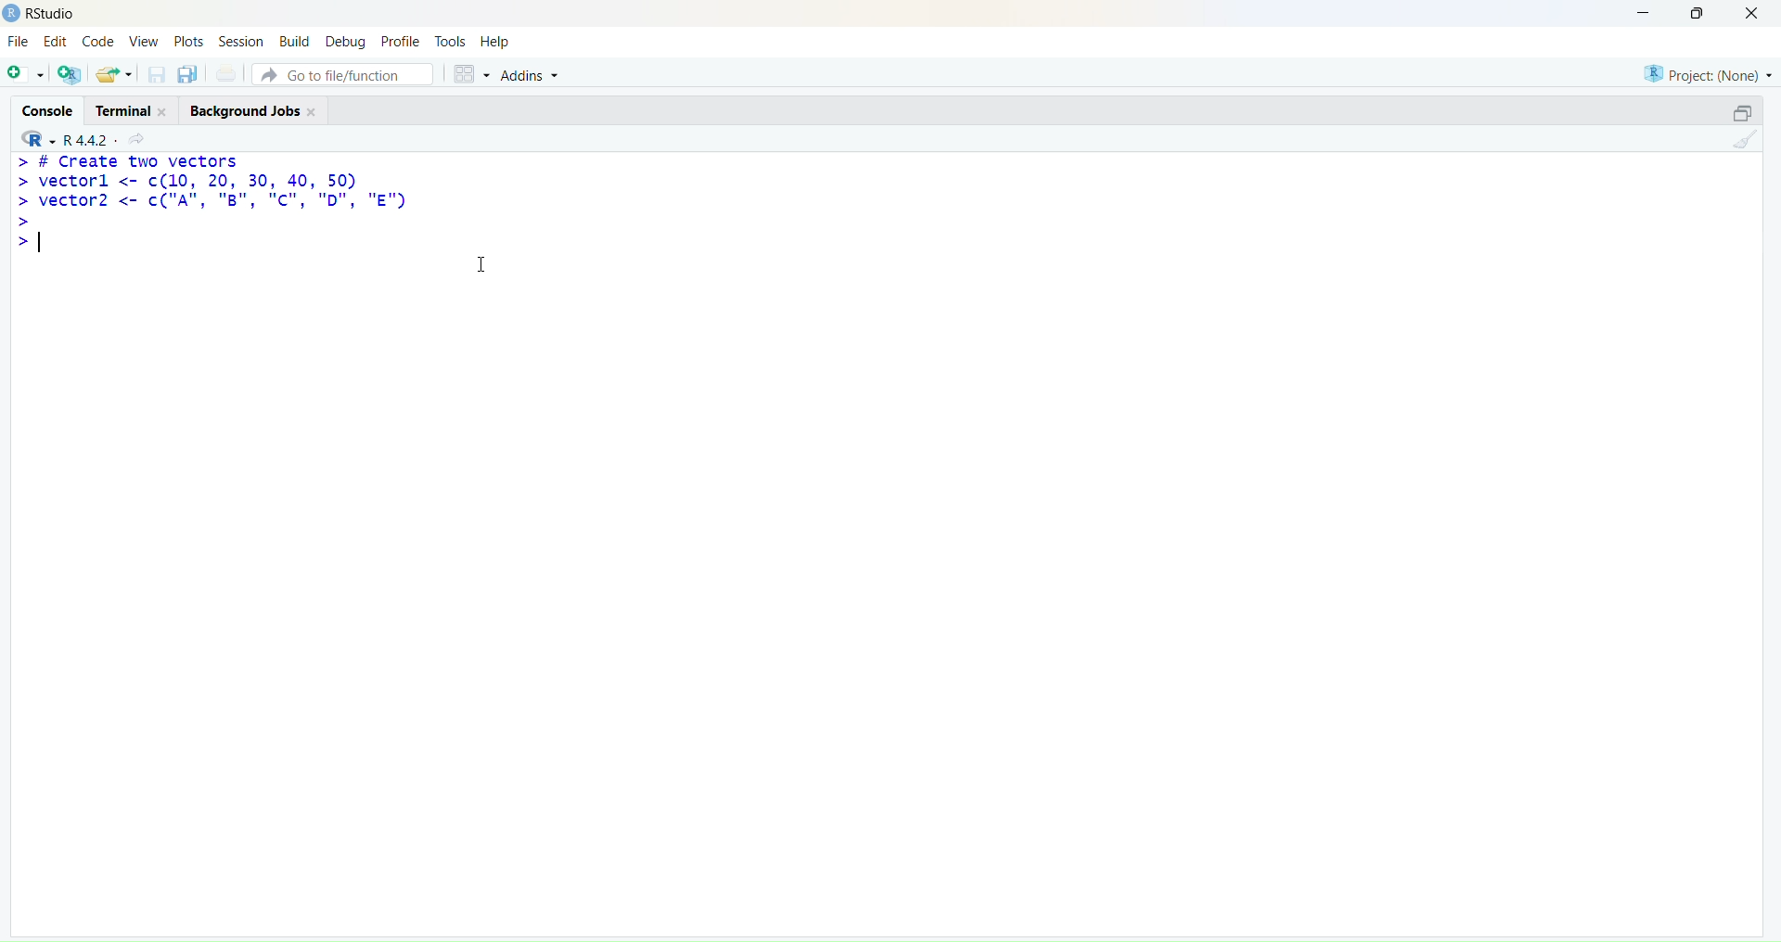 This screenshot has width=1781, height=942. What do you see at coordinates (1643, 14) in the screenshot?
I see `Minimize` at bounding box center [1643, 14].